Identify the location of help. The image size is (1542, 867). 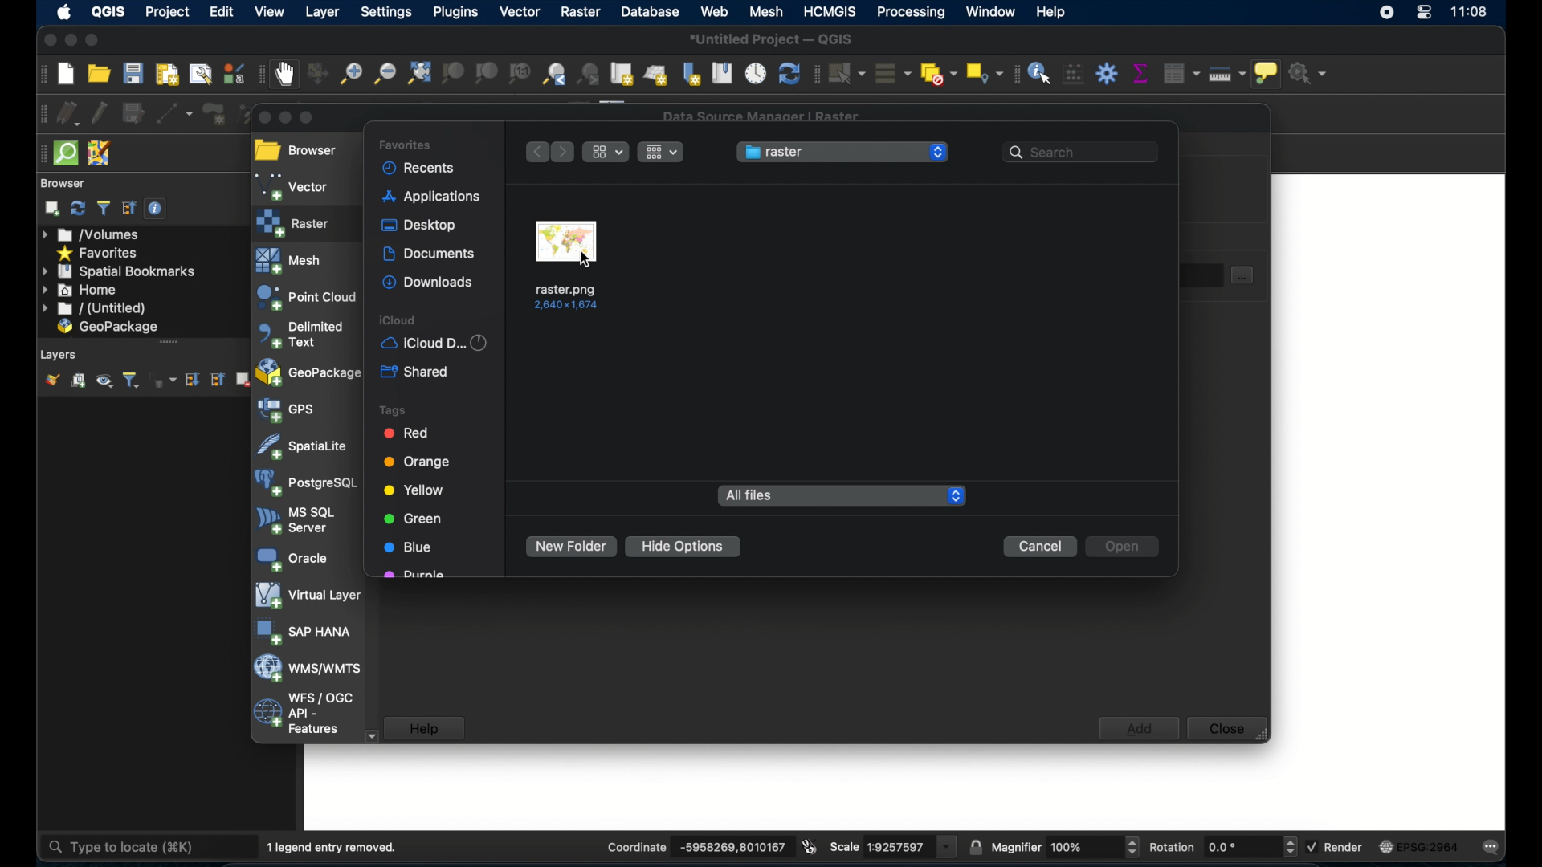
(1053, 13).